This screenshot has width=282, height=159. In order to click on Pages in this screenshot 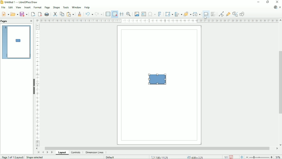, I will do `click(4, 21)`.